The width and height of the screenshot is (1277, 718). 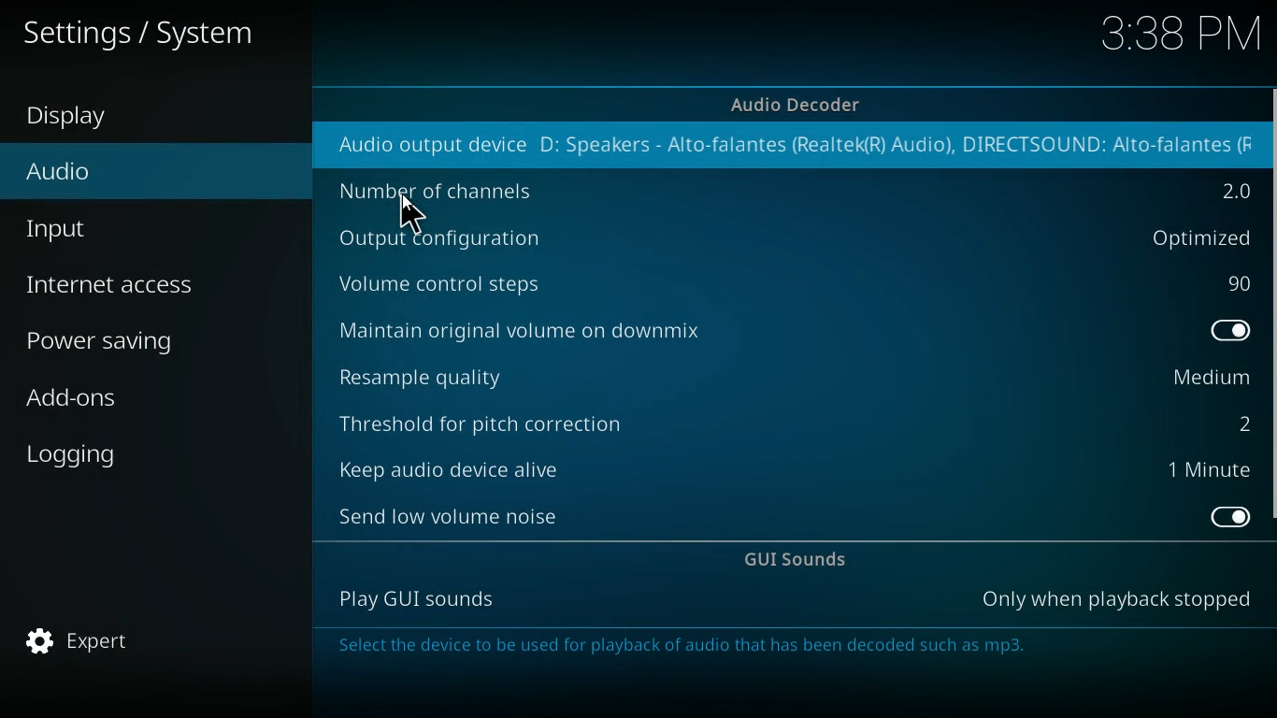 What do you see at coordinates (134, 402) in the screenshot?
I see `add-ons` at bounding box center [134, 402].